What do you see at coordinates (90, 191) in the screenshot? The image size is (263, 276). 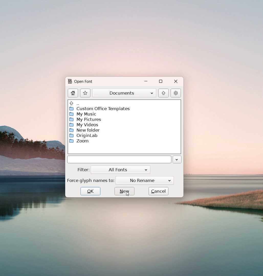 I see `Ok` at bounding box center [90, 191].